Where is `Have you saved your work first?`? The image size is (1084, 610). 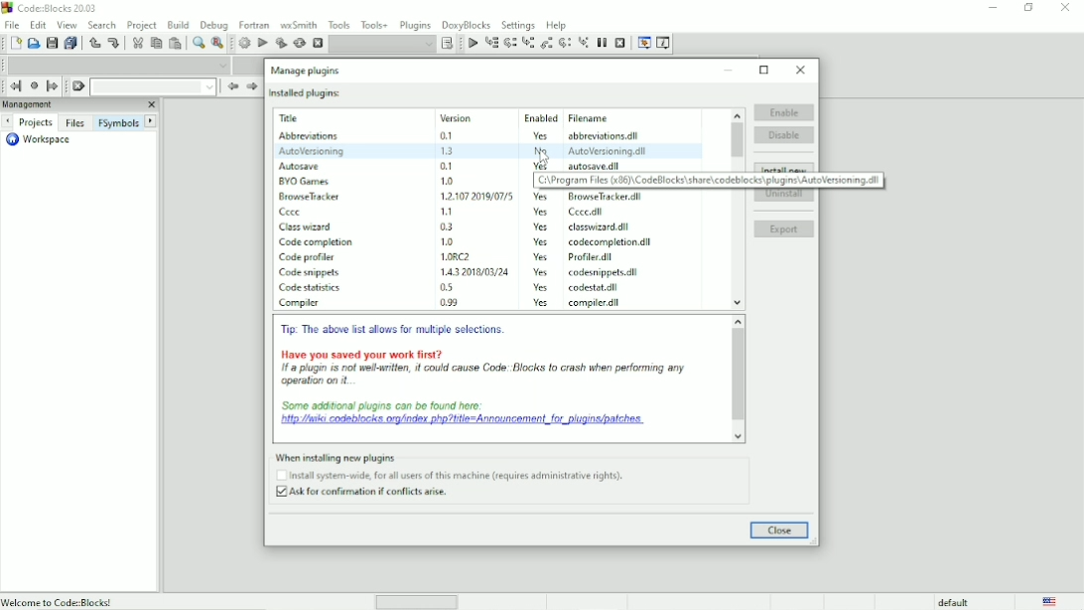
Have you saved your work first? is located at coordinates (490, 367).